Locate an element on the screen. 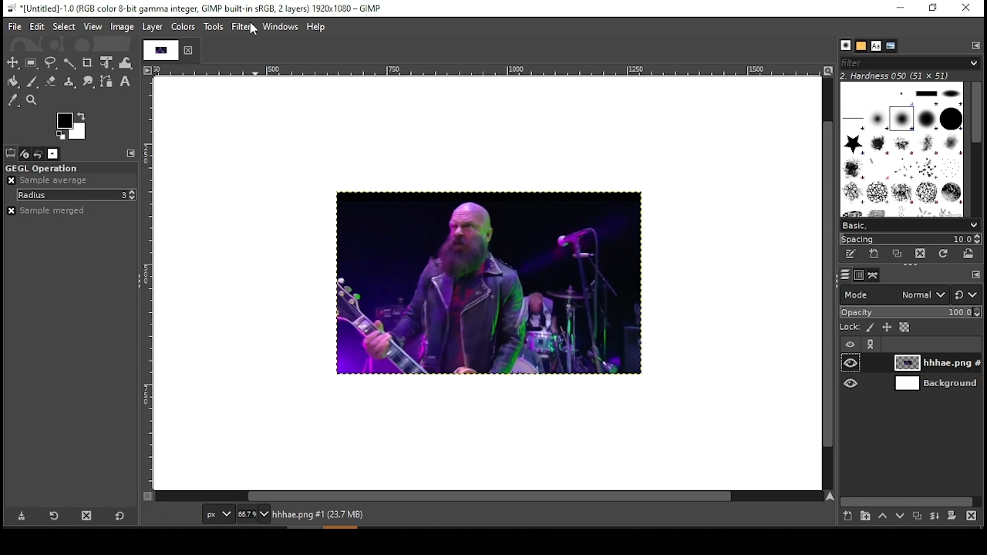 This screenshot has width=987, height=555. layer visibility on/off is located at coordinates (851, 382).